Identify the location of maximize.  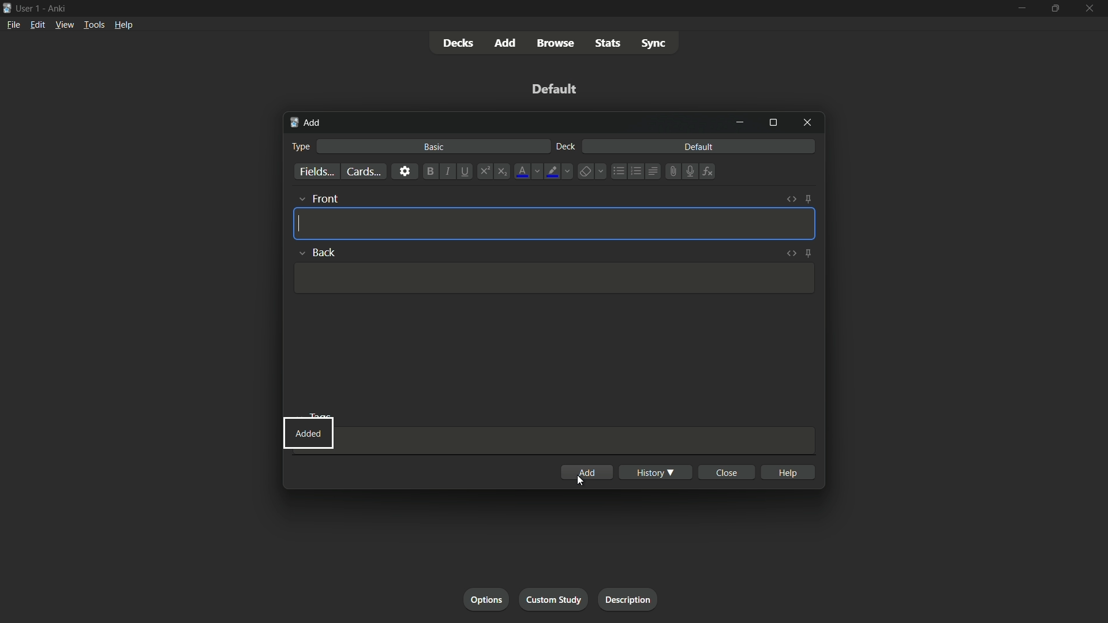
(773, 123).